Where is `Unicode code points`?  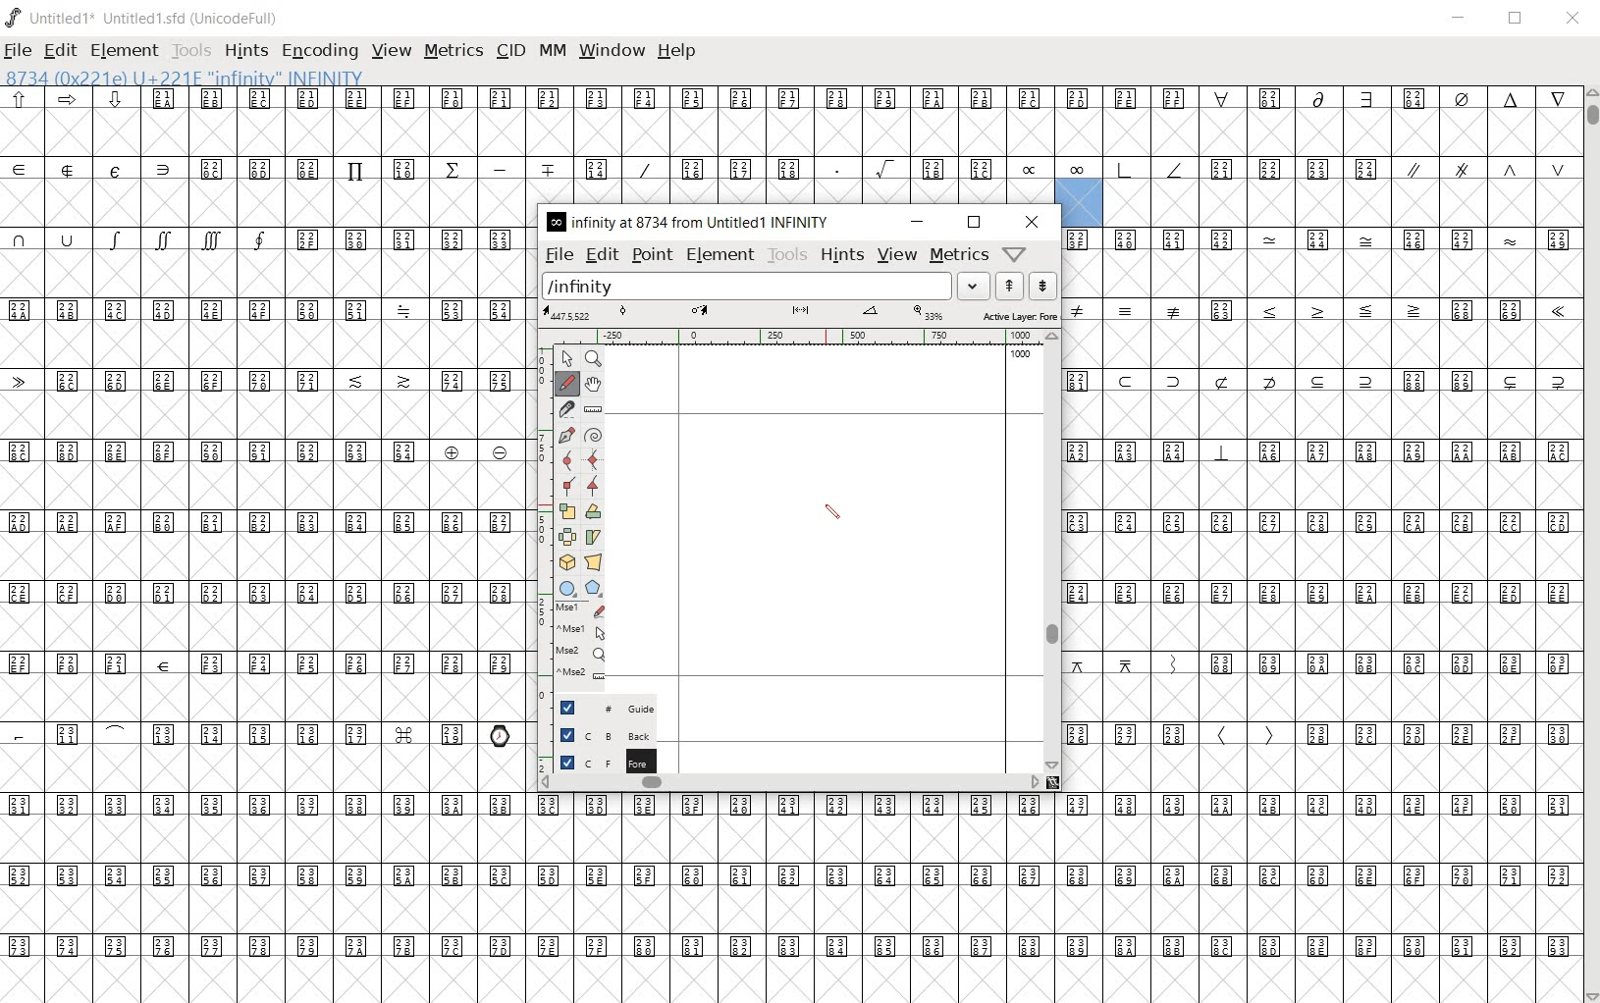
Unicode code points is located at coordinates (1130, 451).